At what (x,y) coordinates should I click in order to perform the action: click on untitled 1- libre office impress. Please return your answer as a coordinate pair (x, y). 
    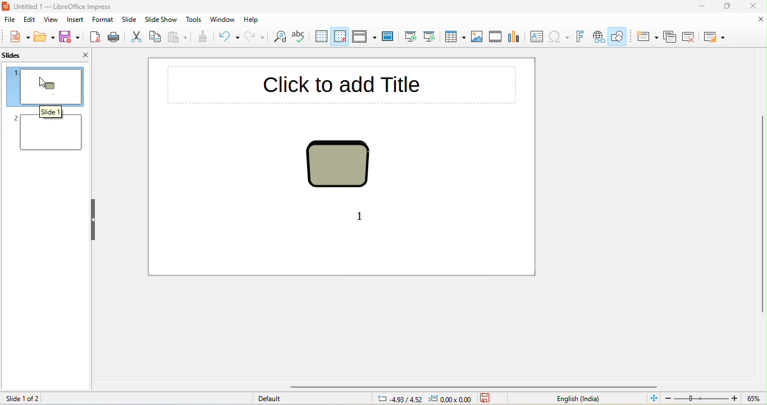
    Looking at the image, I should click on (60, 7).